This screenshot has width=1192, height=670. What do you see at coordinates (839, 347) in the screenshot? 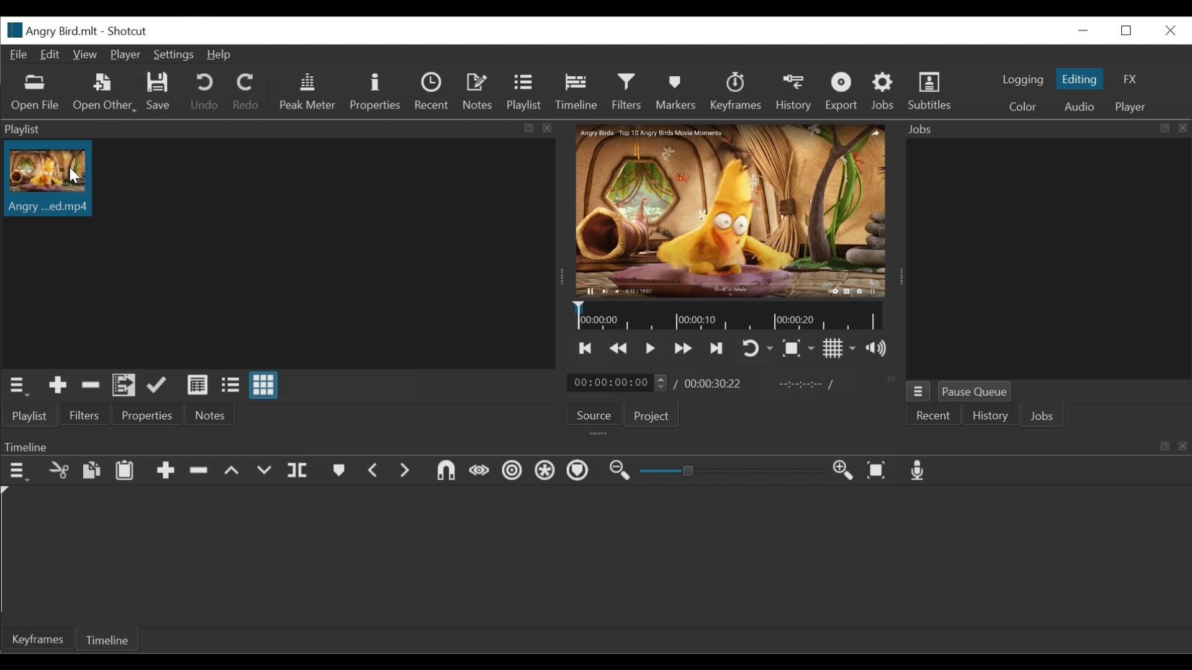
I see `Toggle display grid on the player` at bounding box center [839, 347].